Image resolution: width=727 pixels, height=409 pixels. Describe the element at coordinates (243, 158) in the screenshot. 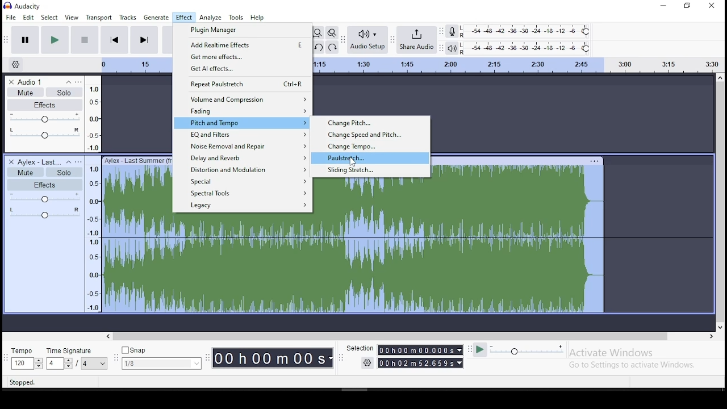

I see `delay and reverb` at that location.